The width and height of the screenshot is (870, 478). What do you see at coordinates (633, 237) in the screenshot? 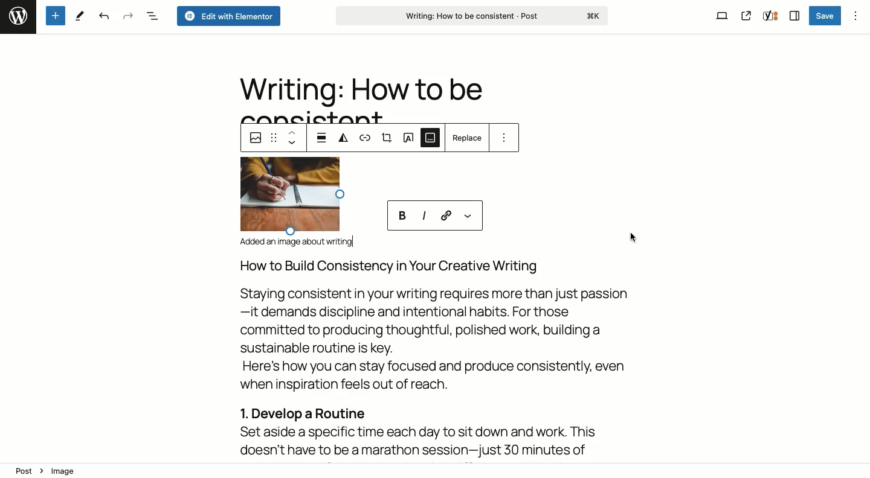
I see `cursor` at bounding box center [633, 237].